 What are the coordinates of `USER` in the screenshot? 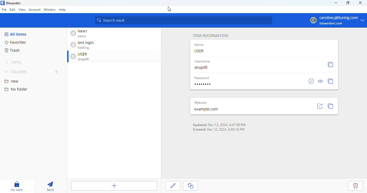 It's located at (200, 51).